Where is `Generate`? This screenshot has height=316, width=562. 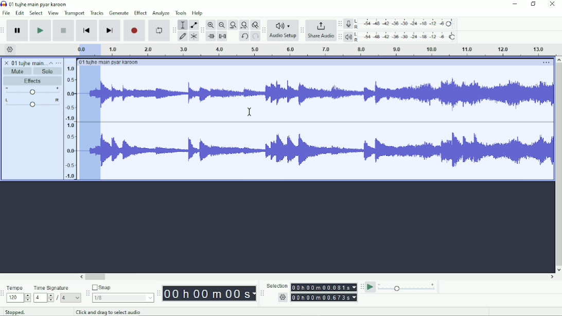
Generate is located at coordinates (119, 13).